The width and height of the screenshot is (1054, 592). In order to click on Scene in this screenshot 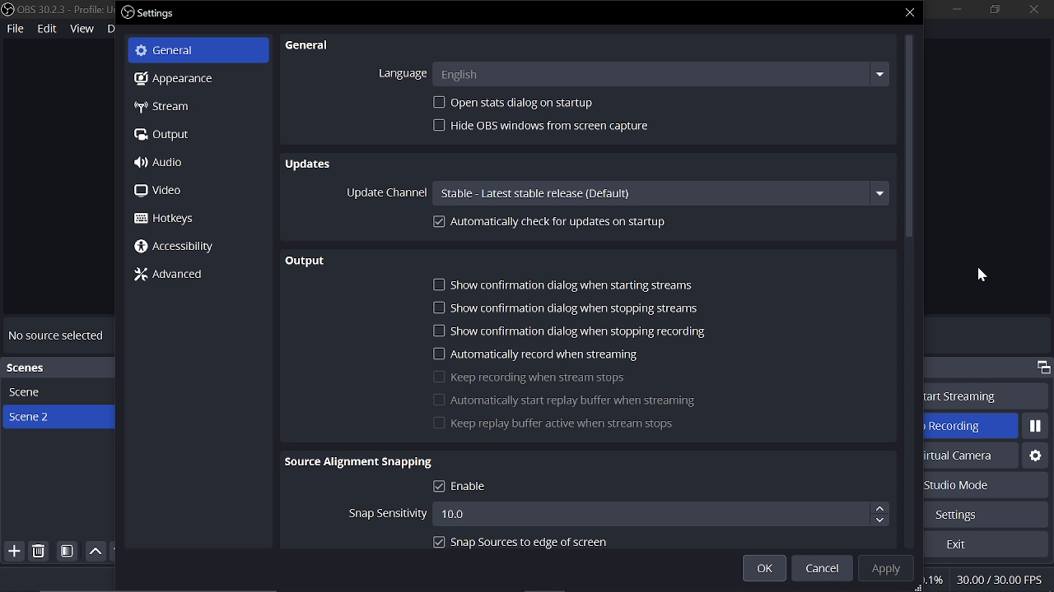, I will do `click(38, 392)`.